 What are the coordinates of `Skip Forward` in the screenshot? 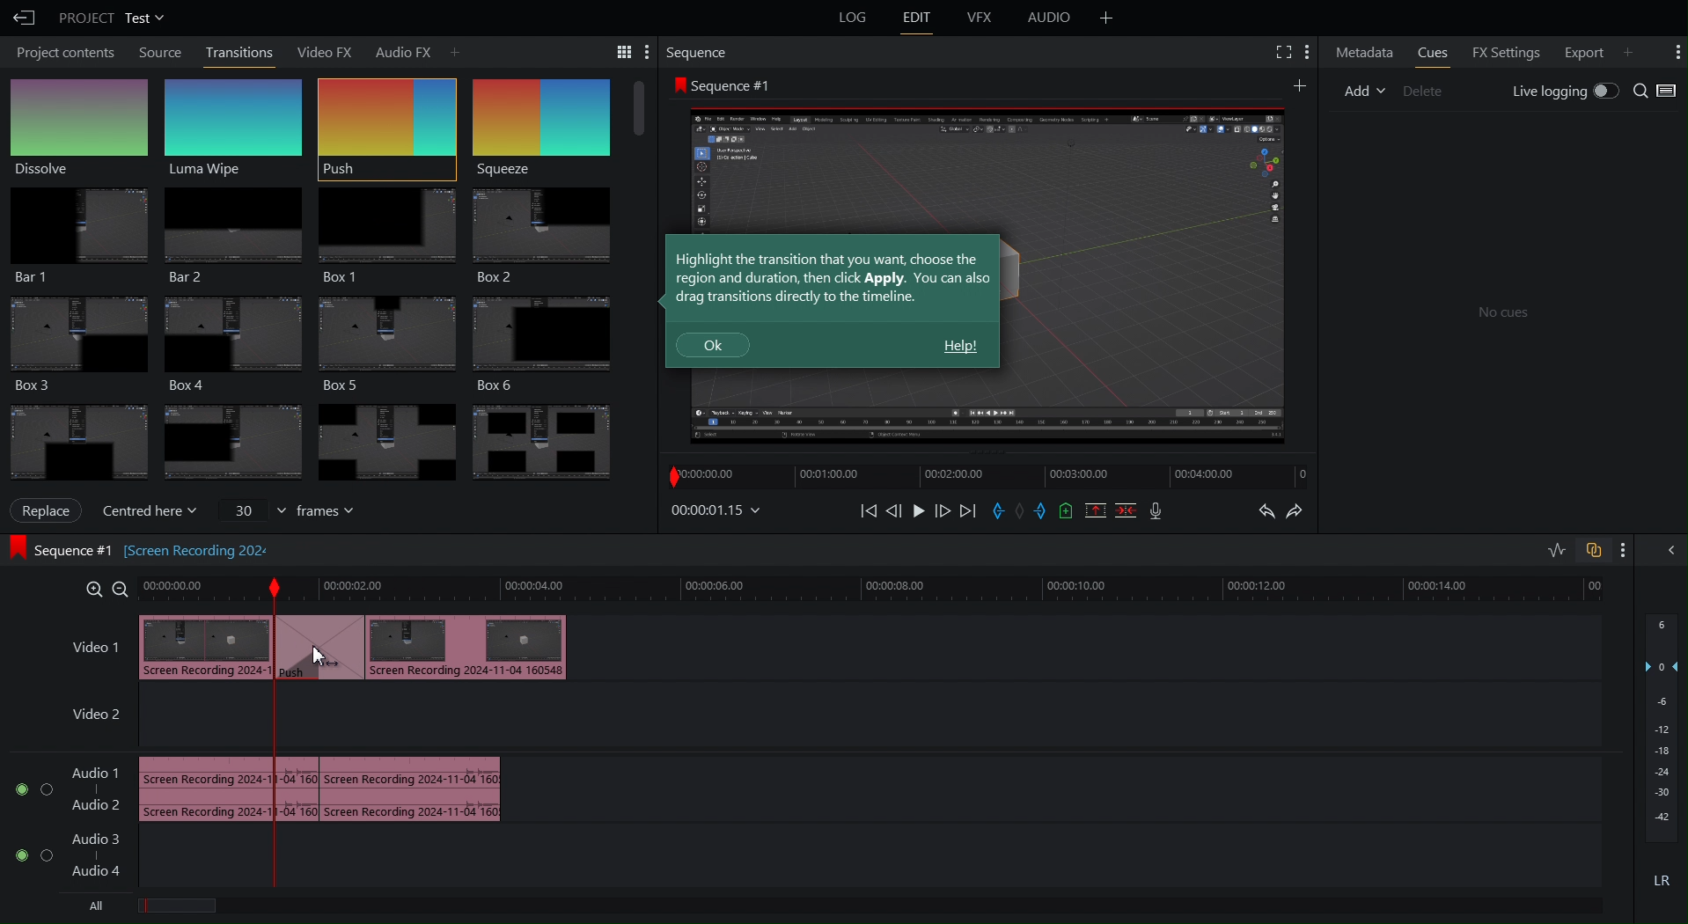 It's located at (967, 512).